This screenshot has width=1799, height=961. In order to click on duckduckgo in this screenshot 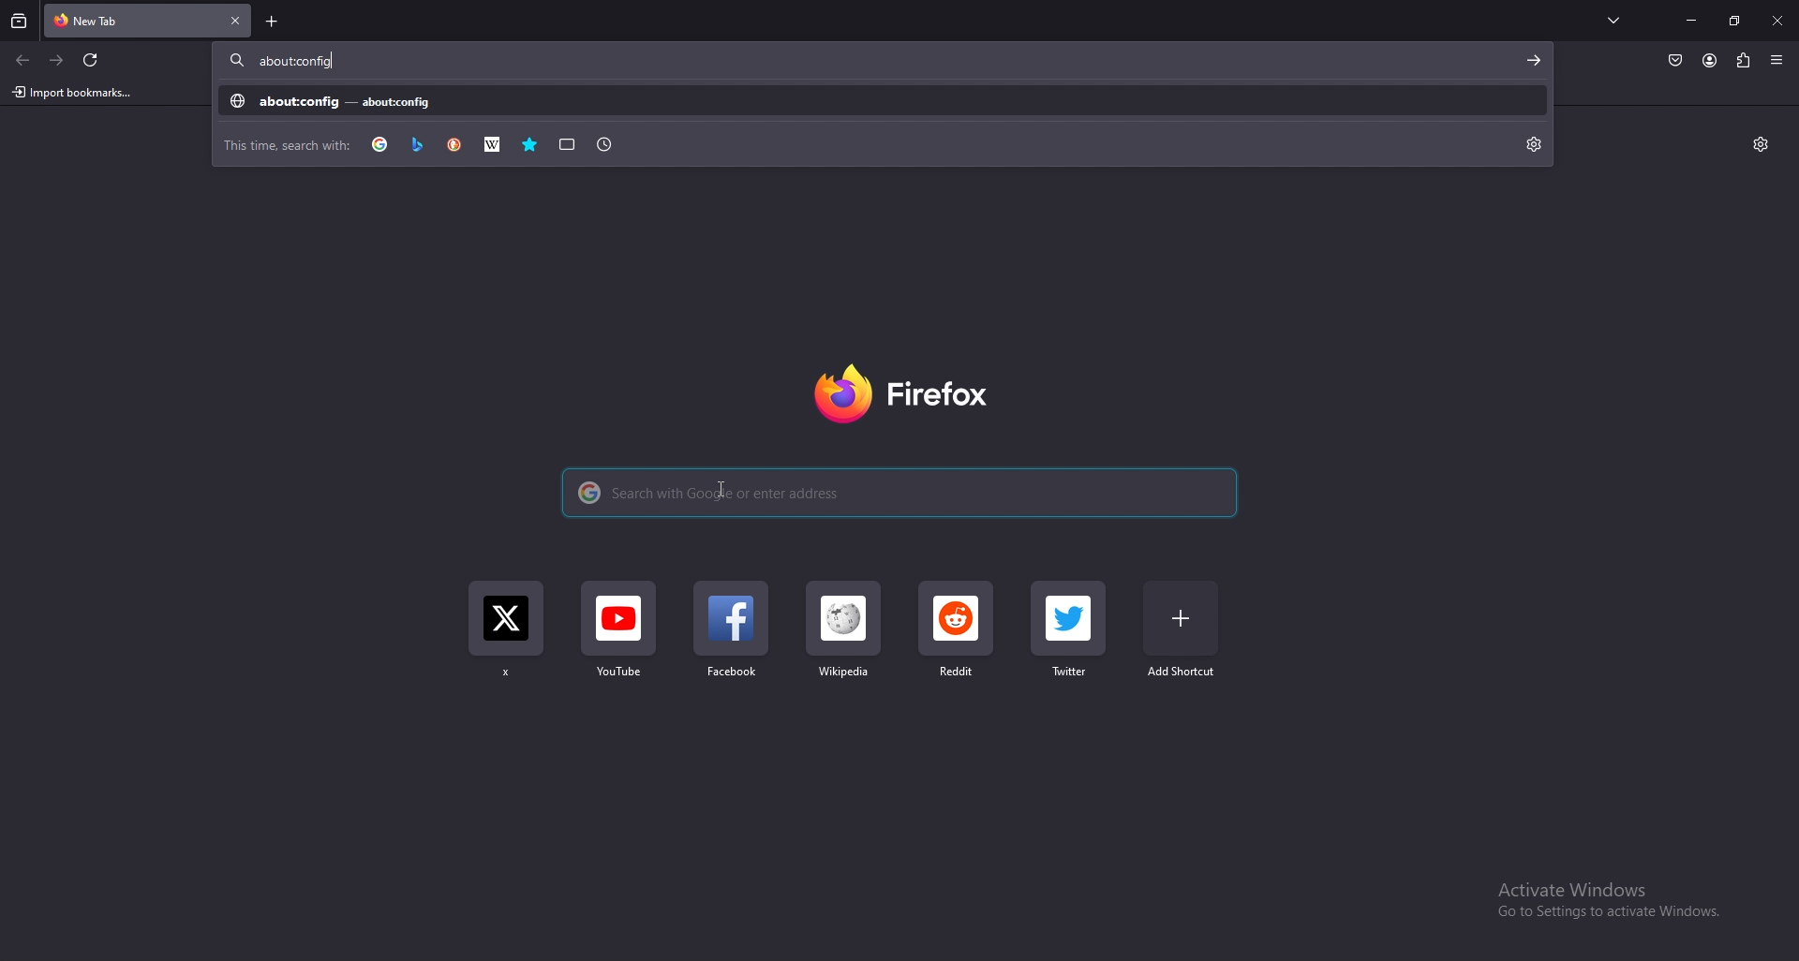, I will do `click(454, 144)`.